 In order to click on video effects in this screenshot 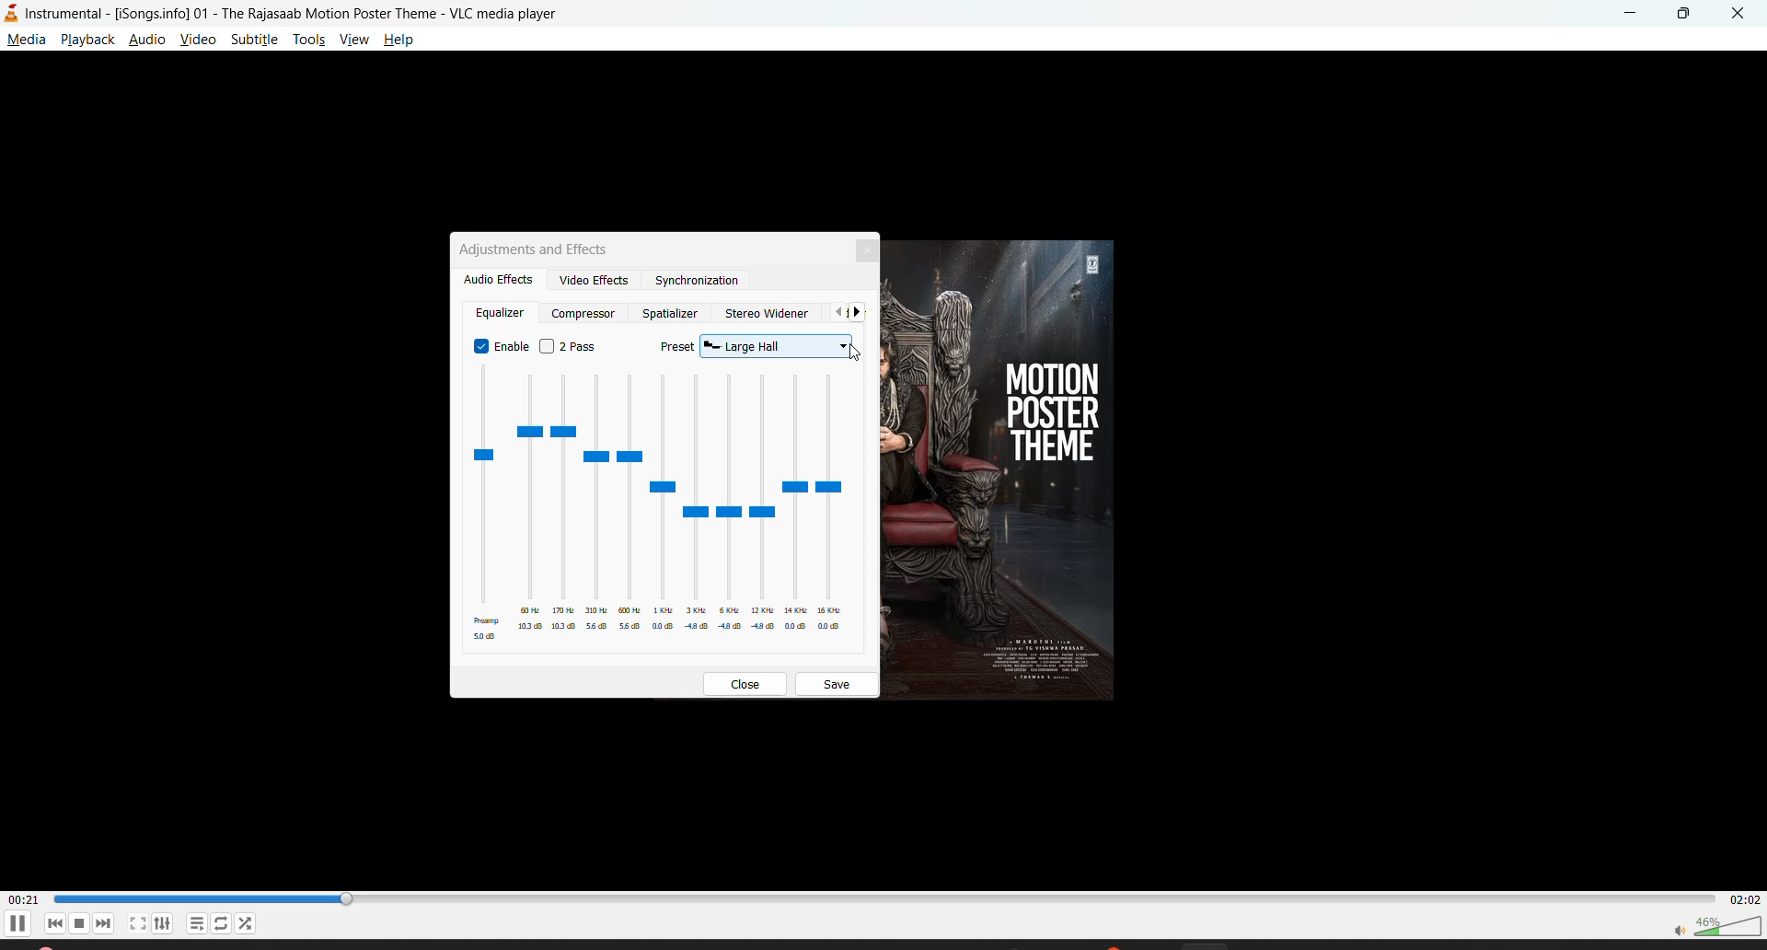, I will do `click(597, 283)`.